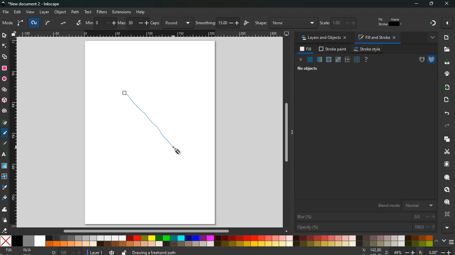  Describe the element at coordinates (285, 23) in the screenshot. I see `shape` at that location.